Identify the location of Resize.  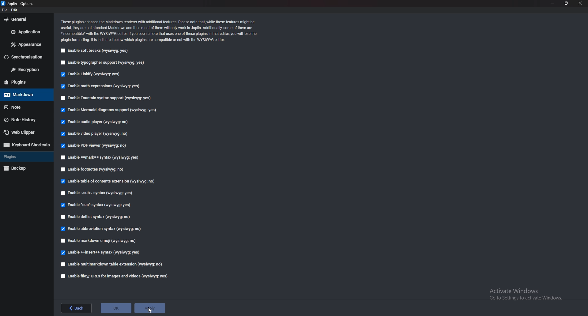
(566, 3).